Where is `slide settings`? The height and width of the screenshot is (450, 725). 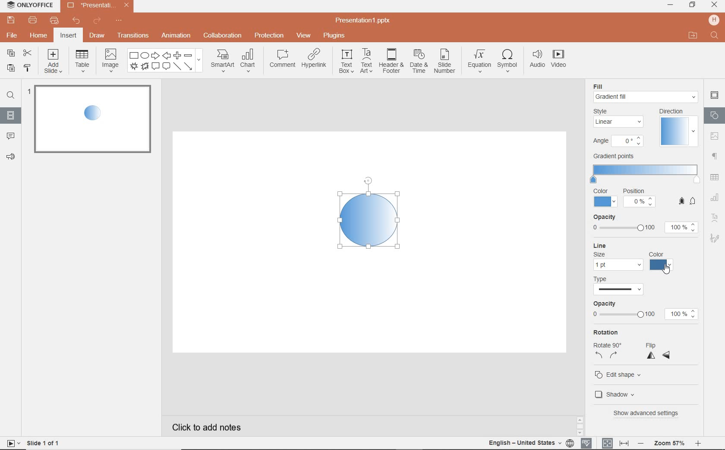
slide settings is located at coordinates (714, 95).